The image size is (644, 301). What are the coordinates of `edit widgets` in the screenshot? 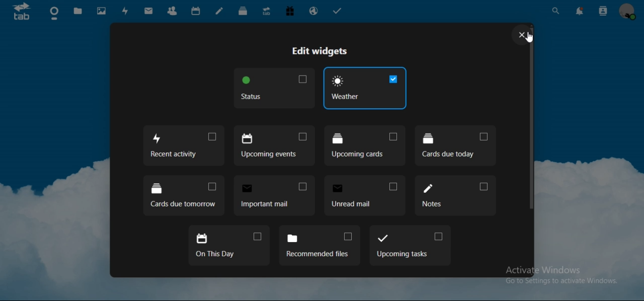 It's located at (321, 51).